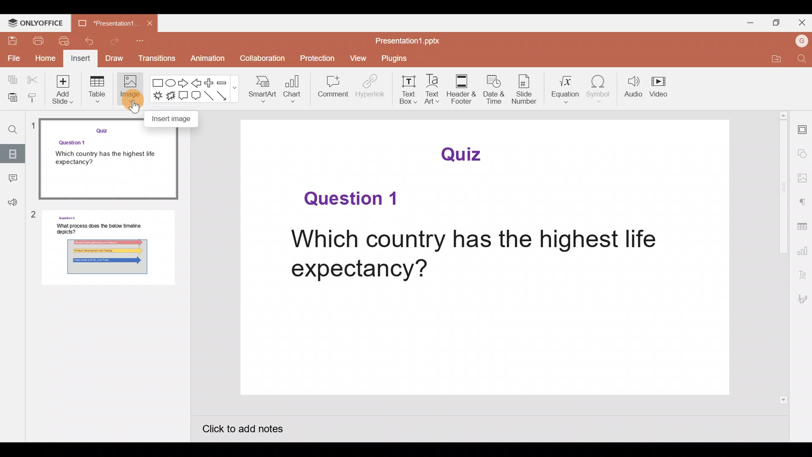  I want to click on Paragraph settings, so click(803, 202).